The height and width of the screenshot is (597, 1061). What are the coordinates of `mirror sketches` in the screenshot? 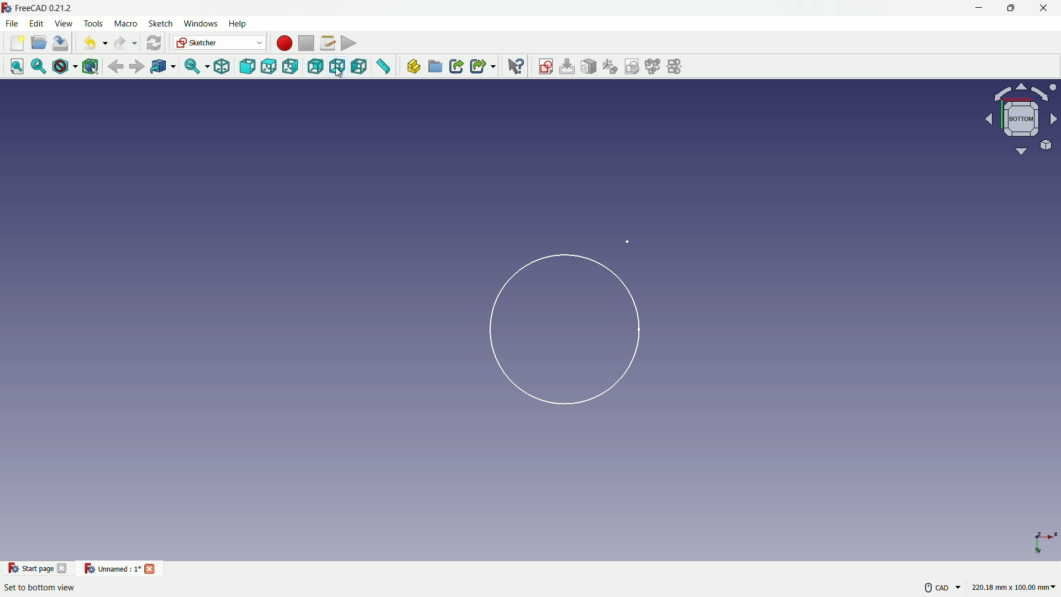 It's located at (677, 67).